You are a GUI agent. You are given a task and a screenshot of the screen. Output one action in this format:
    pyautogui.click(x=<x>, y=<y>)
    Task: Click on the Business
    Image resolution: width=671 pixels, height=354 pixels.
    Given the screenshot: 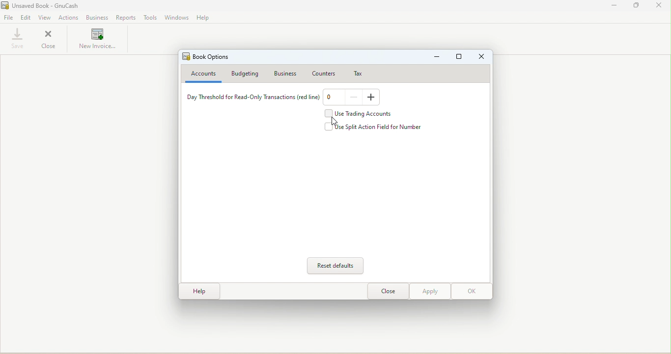 What is the action you would take?
    pyautogui.click(x=97, y=17)
    